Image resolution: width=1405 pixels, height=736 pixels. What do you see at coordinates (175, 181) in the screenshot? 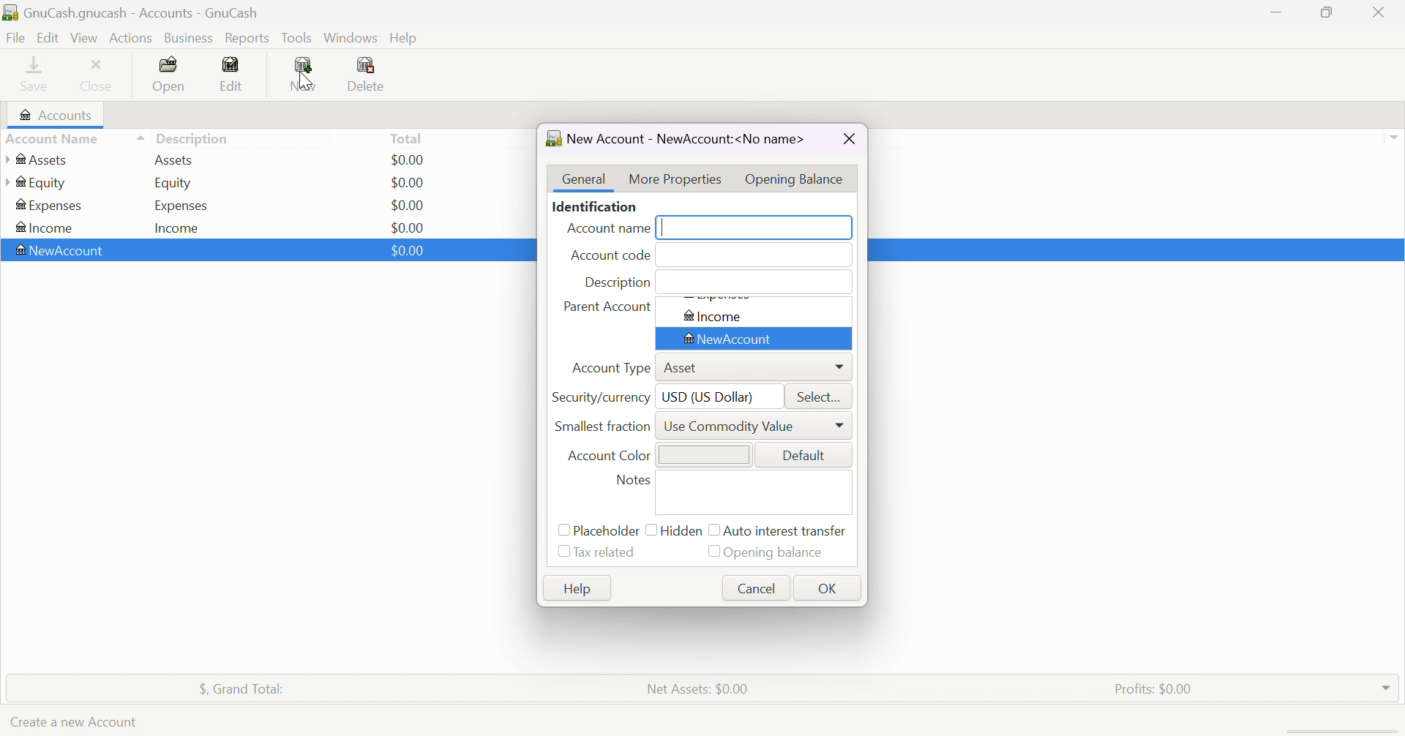
I see `Equity` at bounding box center [175, 181].